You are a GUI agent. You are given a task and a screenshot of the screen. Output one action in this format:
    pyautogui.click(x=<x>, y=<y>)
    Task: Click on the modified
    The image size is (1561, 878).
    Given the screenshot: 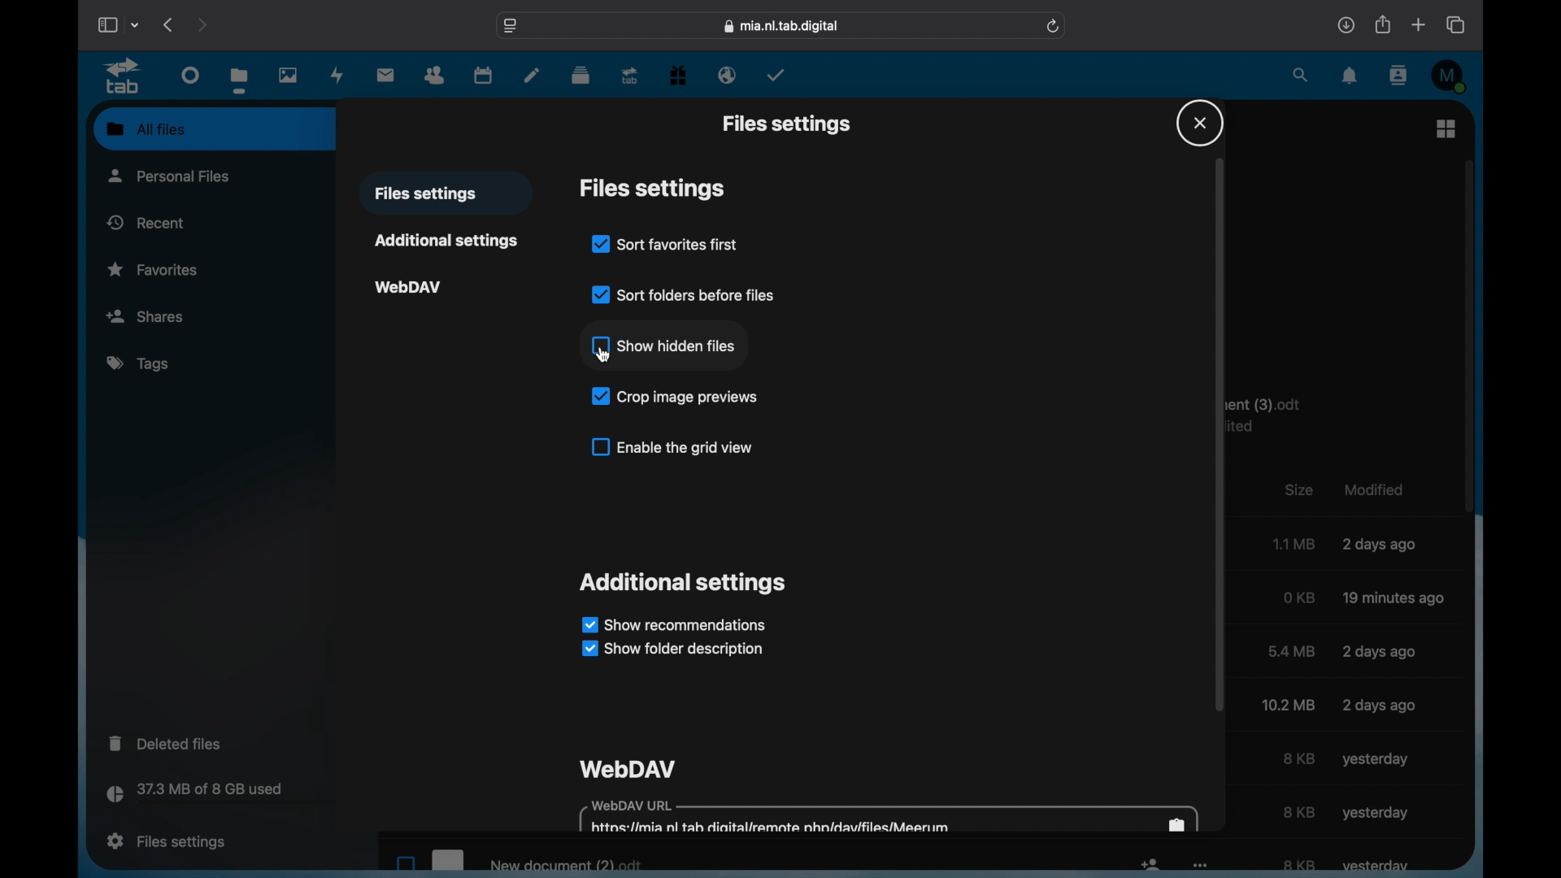 What is the action you would take?
    pyautogui.click(x=1379, y=651)
    